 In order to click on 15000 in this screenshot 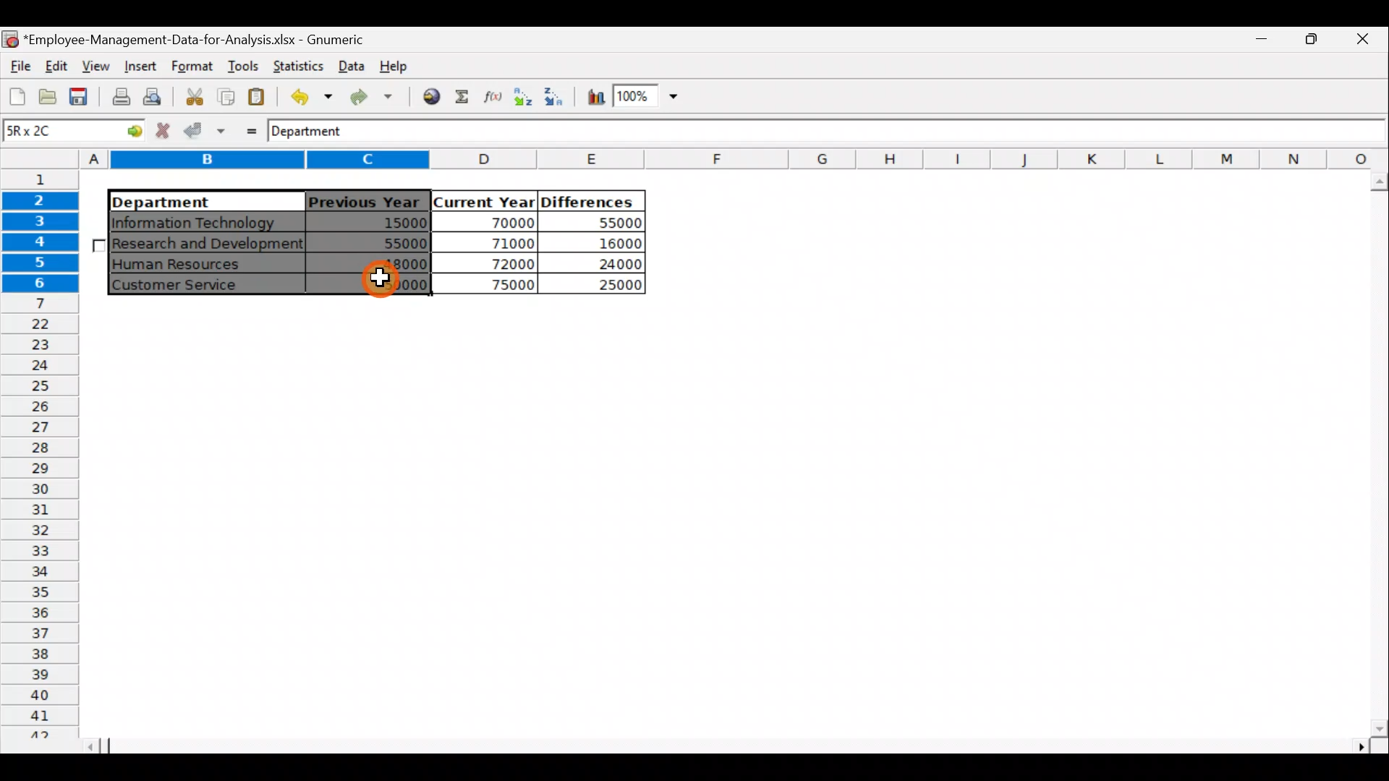, I will do `click(379, 225)`.